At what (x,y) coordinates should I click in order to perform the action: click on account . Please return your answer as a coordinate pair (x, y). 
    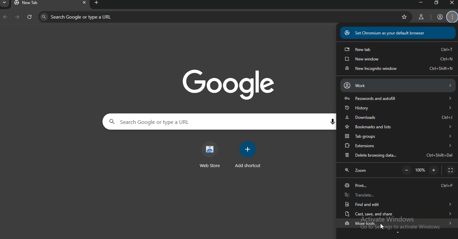
    Looking at the image, I should click on (440, 18).